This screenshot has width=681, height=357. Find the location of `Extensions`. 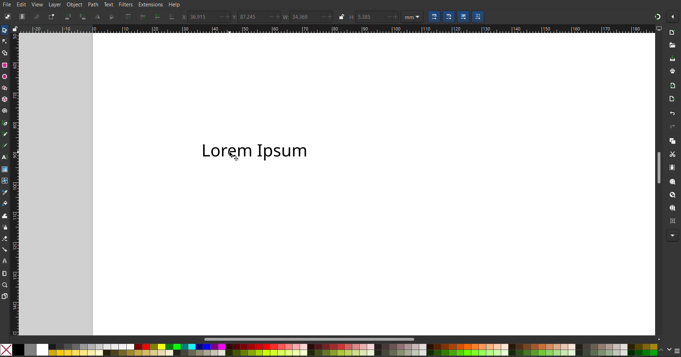

Extensions is located at coordinates (150, 5).